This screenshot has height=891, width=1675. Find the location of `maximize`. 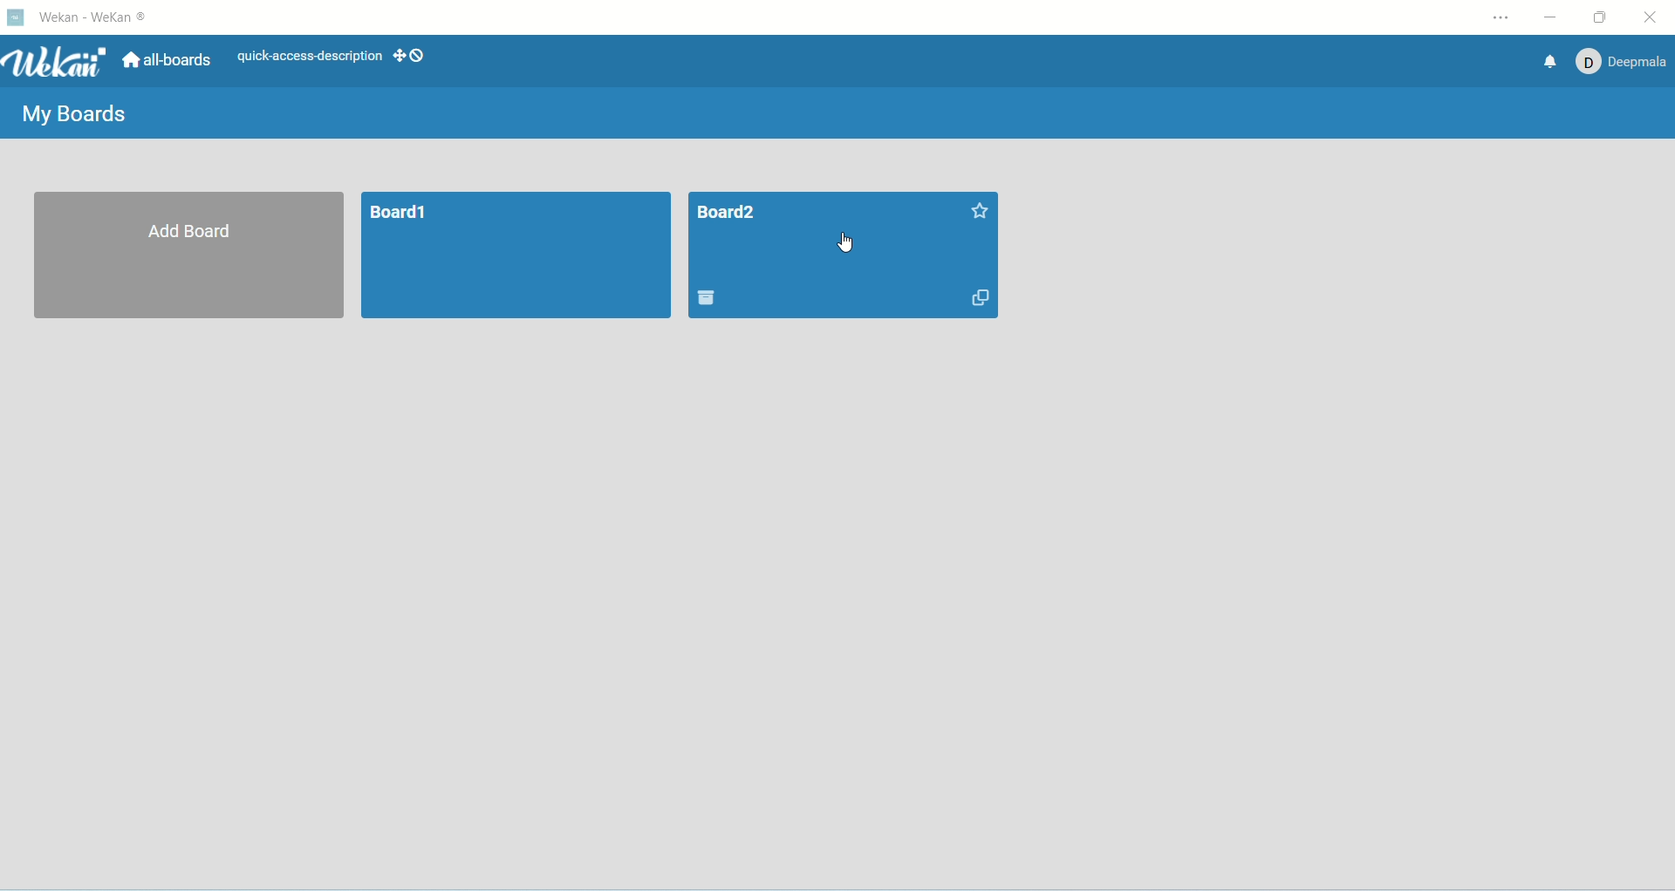

maximize is located at coordinates (1603, 16).